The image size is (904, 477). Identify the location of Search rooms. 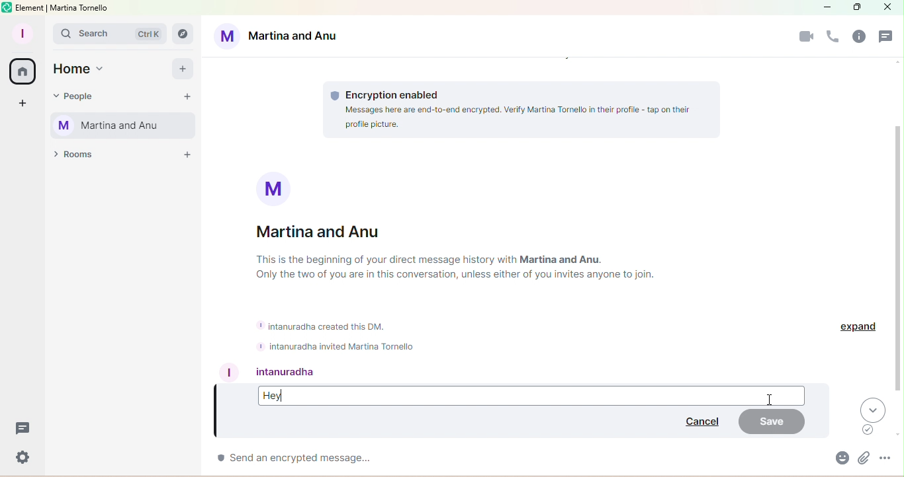
(182, 32).